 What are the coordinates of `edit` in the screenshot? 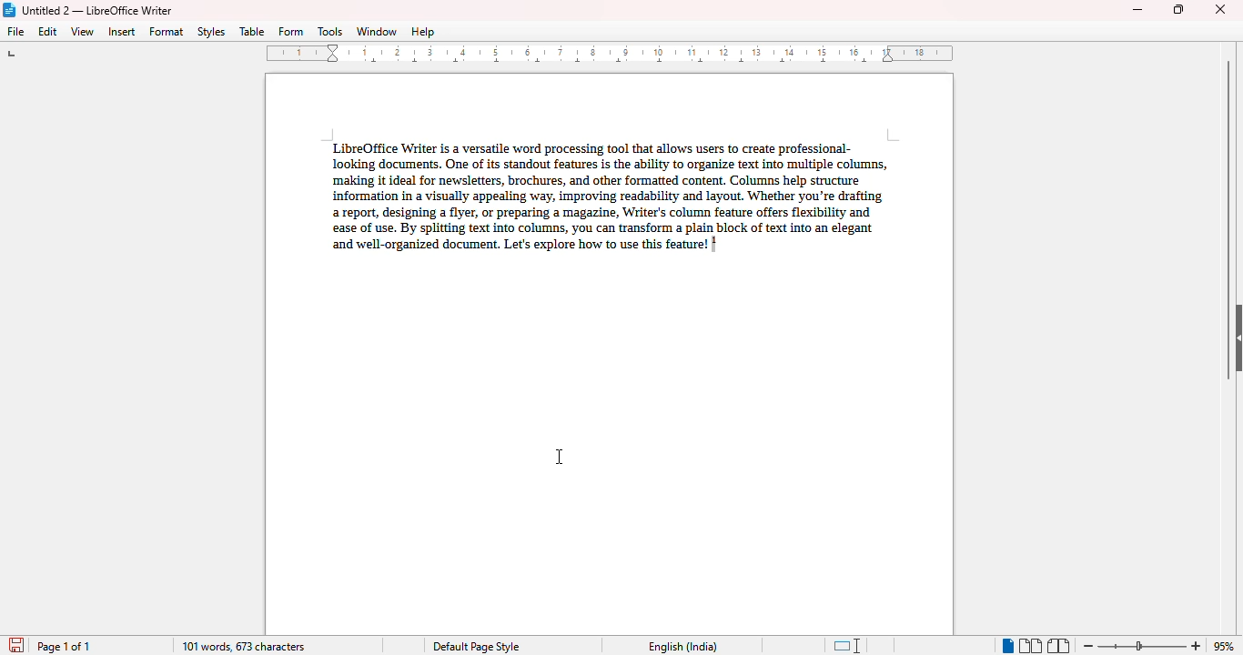 It's located at (49, 31).